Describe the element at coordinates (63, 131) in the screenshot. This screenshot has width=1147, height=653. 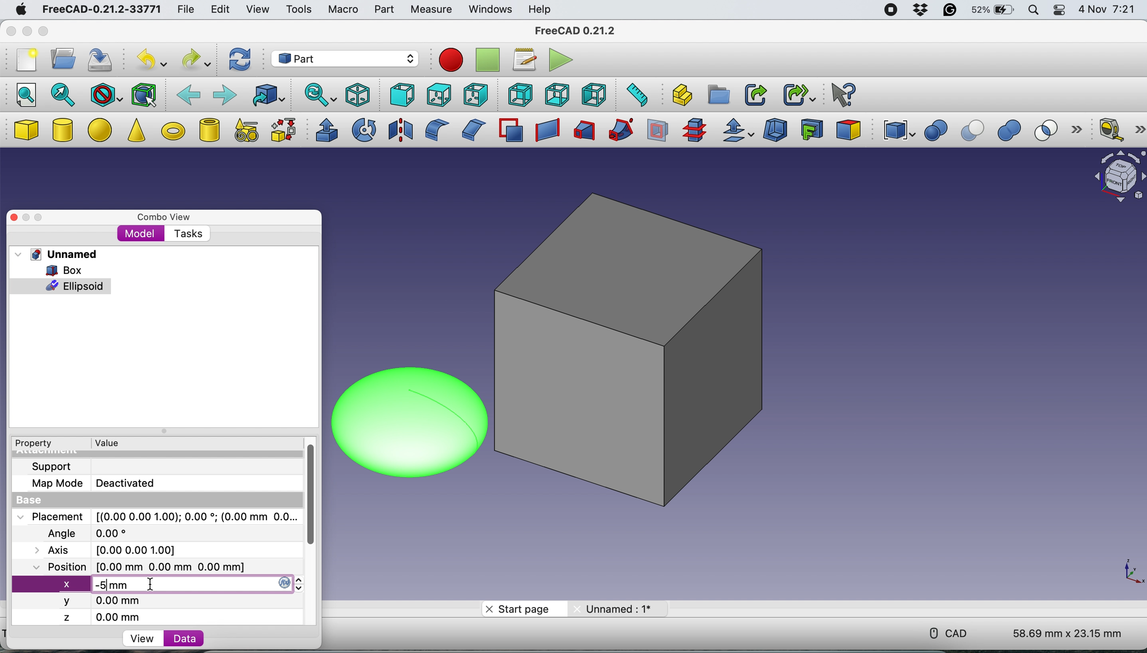
I see `cylinder` at that location.